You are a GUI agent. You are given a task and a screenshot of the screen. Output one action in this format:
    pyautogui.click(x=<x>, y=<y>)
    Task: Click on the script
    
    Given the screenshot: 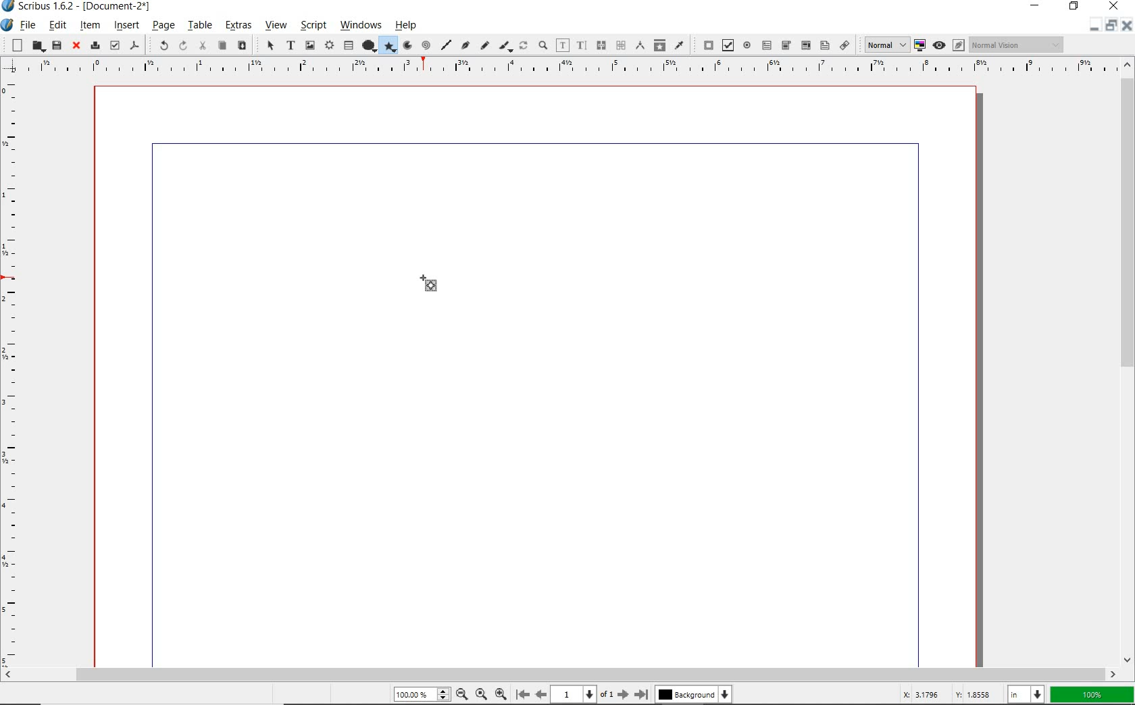 What is the action you would take?
    pyautogui.click(x=312, y=26)
    